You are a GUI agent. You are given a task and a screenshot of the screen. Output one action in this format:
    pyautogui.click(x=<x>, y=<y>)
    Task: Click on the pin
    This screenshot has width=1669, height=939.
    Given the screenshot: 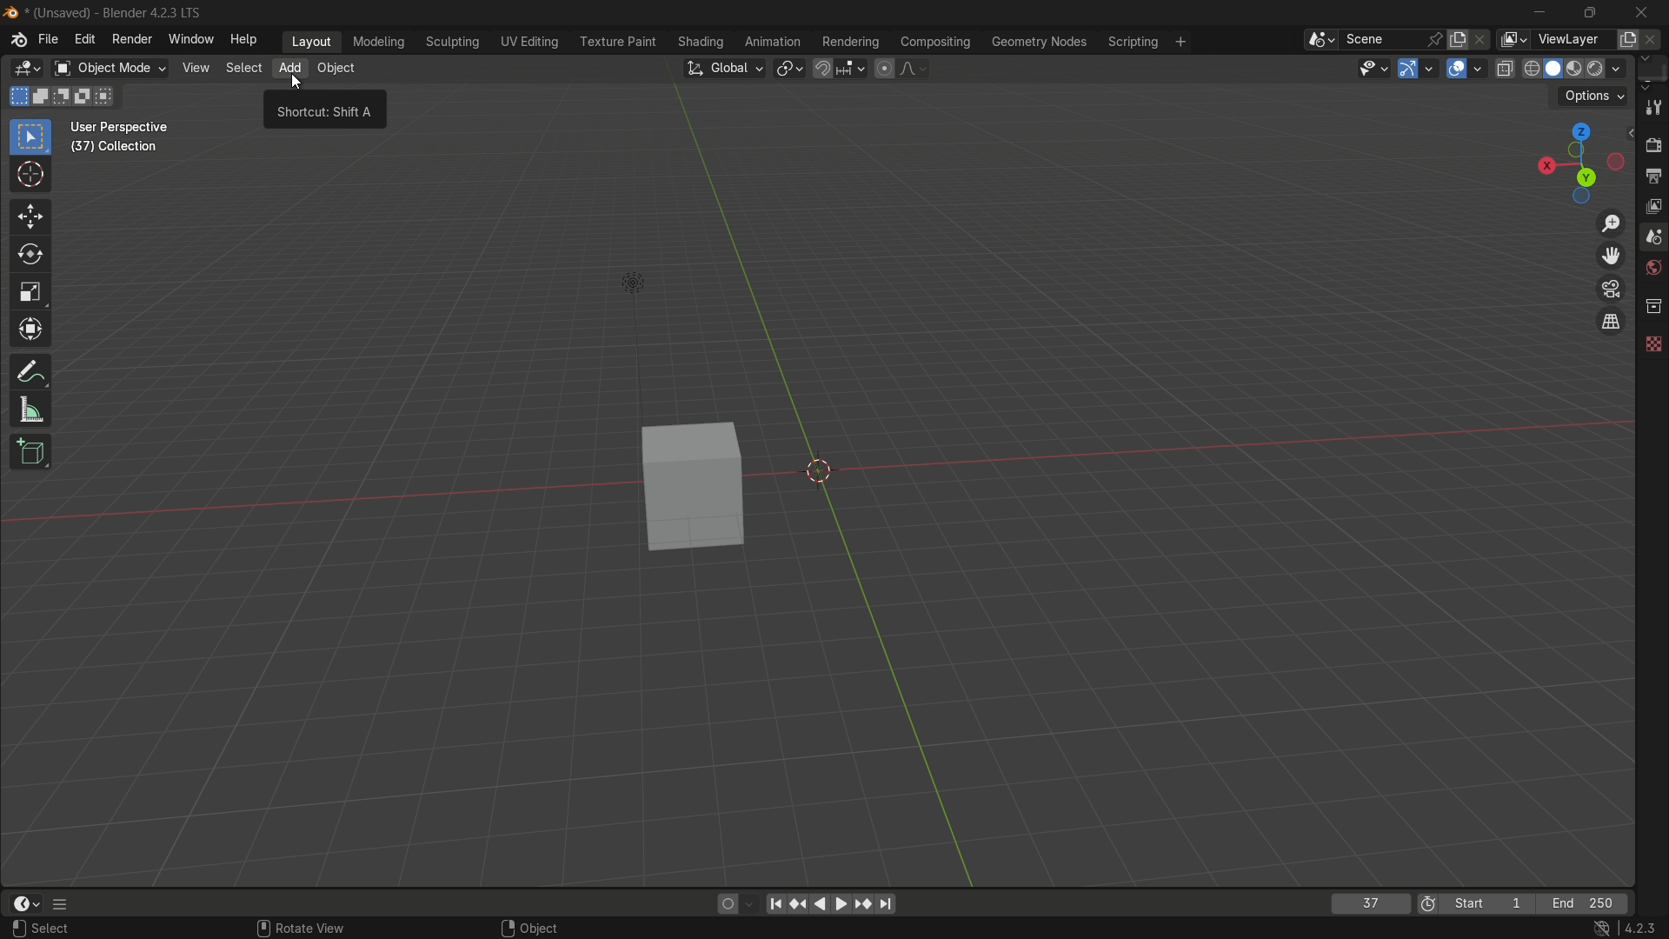 What is the action you would take?
    pyautogui.click(x=1435, y=41)
    